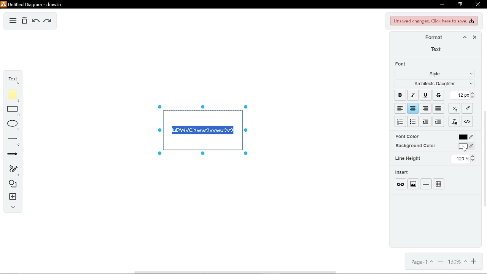 This screenshot has height=274, width=487. Describe the element at coordinates (426, 122) in the screenshot. I see `increase indent` at that location.